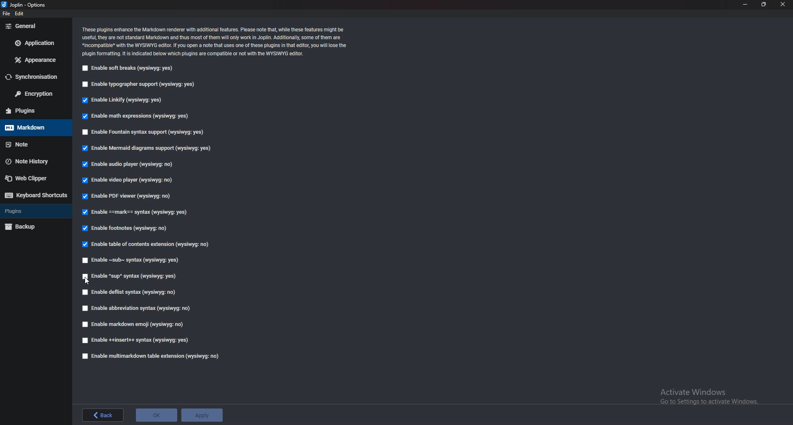  I want to click on file, so click(6, 14).